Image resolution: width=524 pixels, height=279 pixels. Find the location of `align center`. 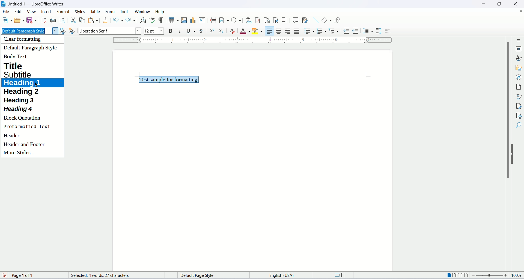

align center is located at coordinates (279, 31).